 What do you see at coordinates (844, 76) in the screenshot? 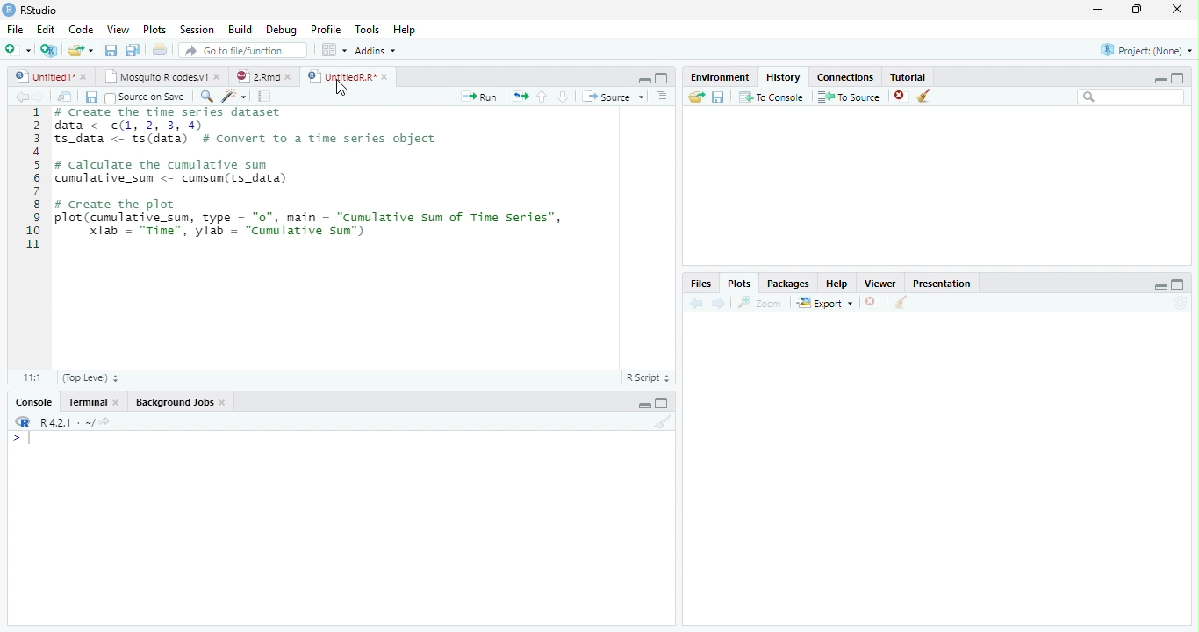
I see `Connections` at bounding box center [844, 76].